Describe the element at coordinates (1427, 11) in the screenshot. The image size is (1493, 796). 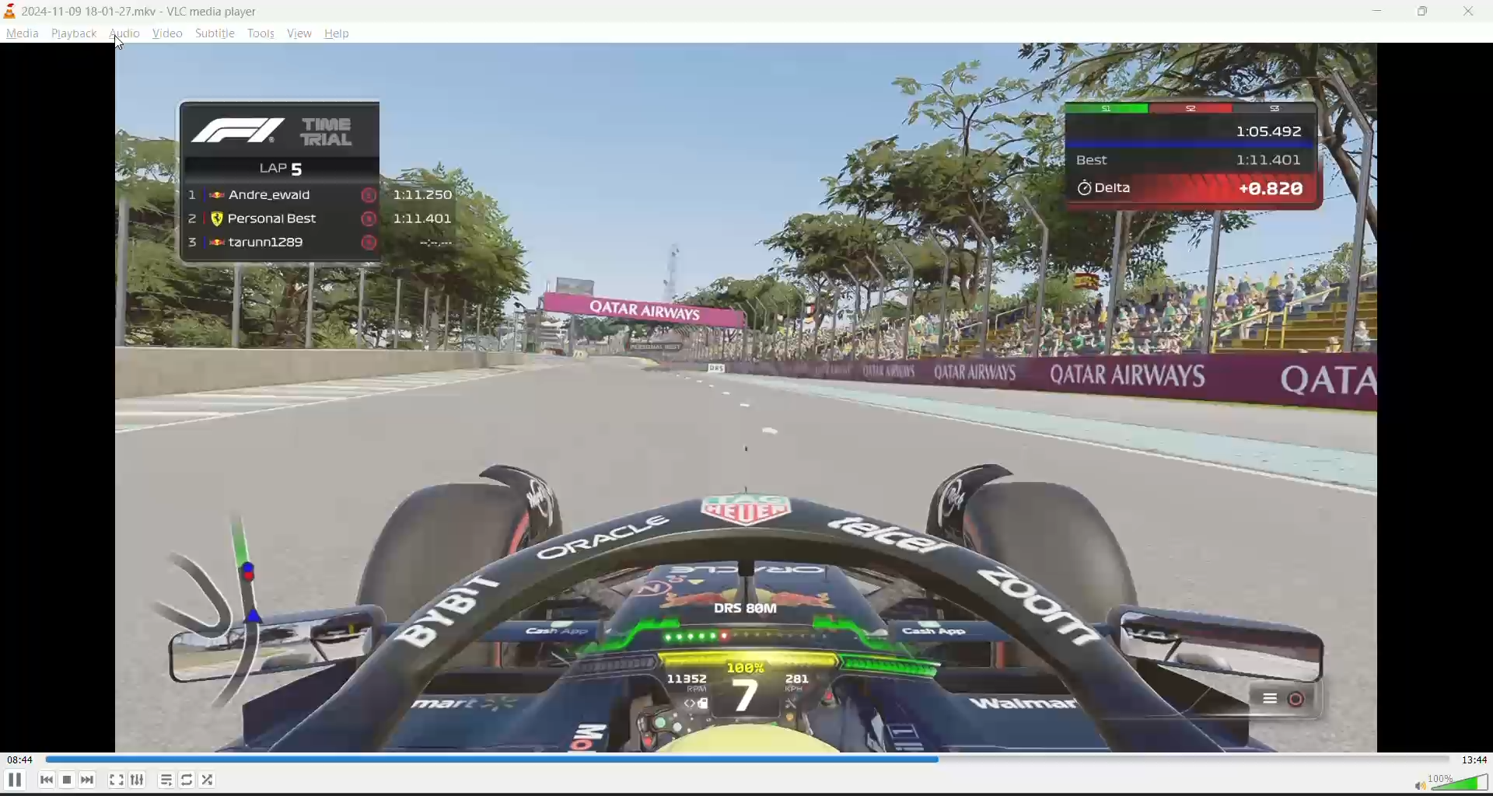
I see `maximize` at that location.